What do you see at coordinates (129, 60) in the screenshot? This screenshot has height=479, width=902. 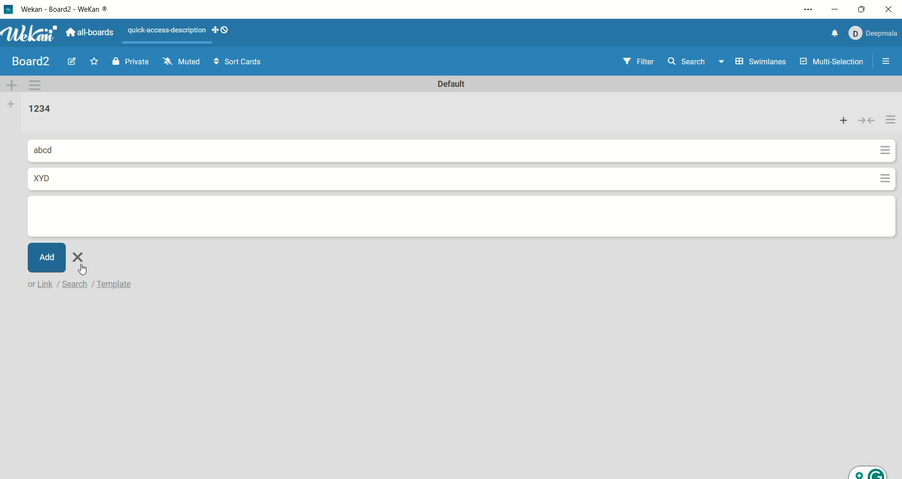 I see `private` at bounding box center [129, 60].